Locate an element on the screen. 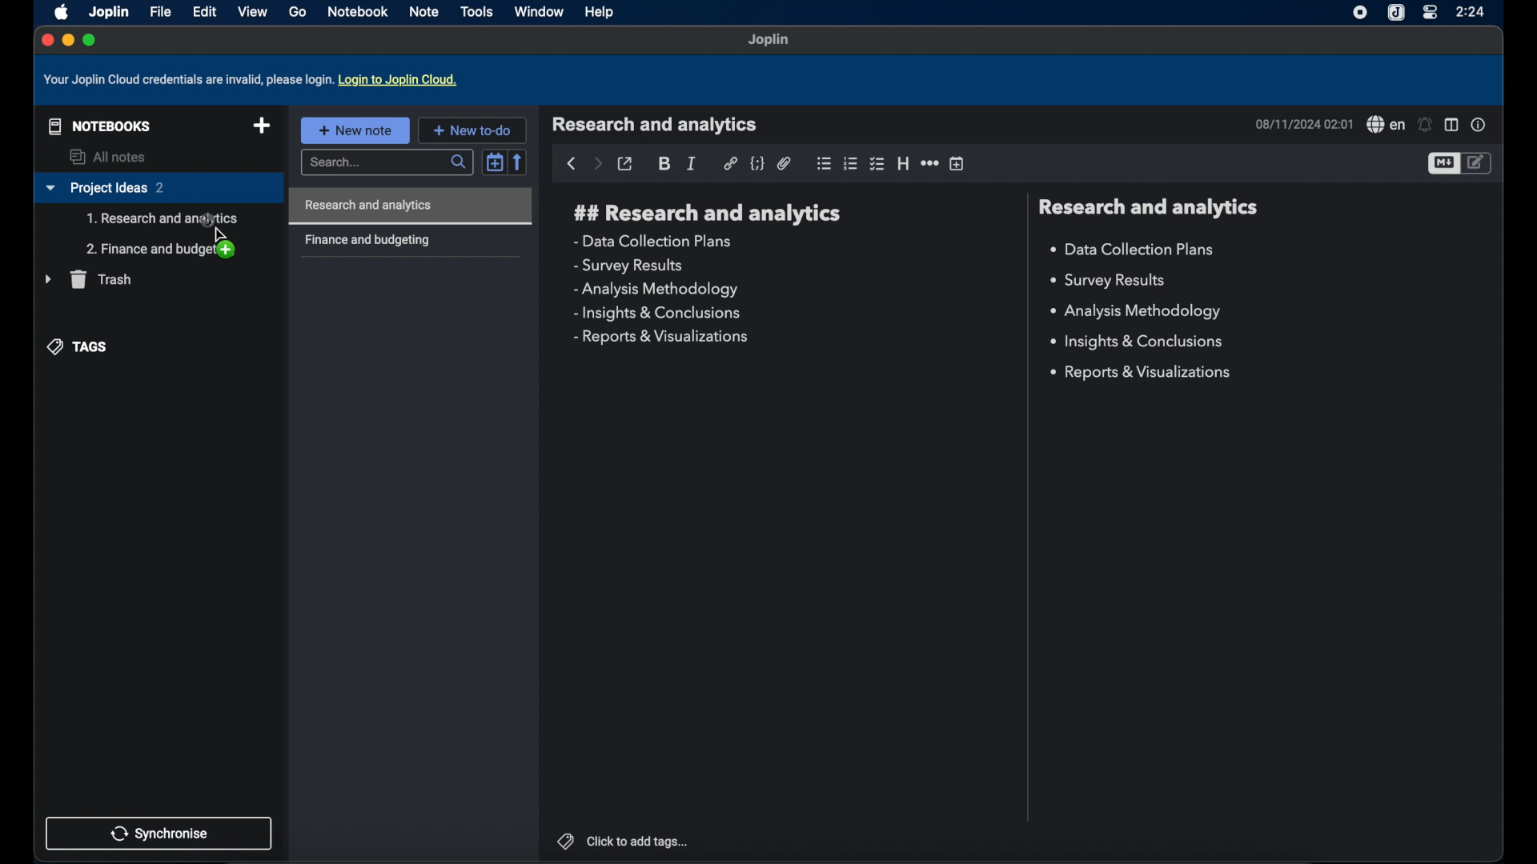 The height and width of the screenshot is (864, 1537). file is located at coordinates (160, 12).